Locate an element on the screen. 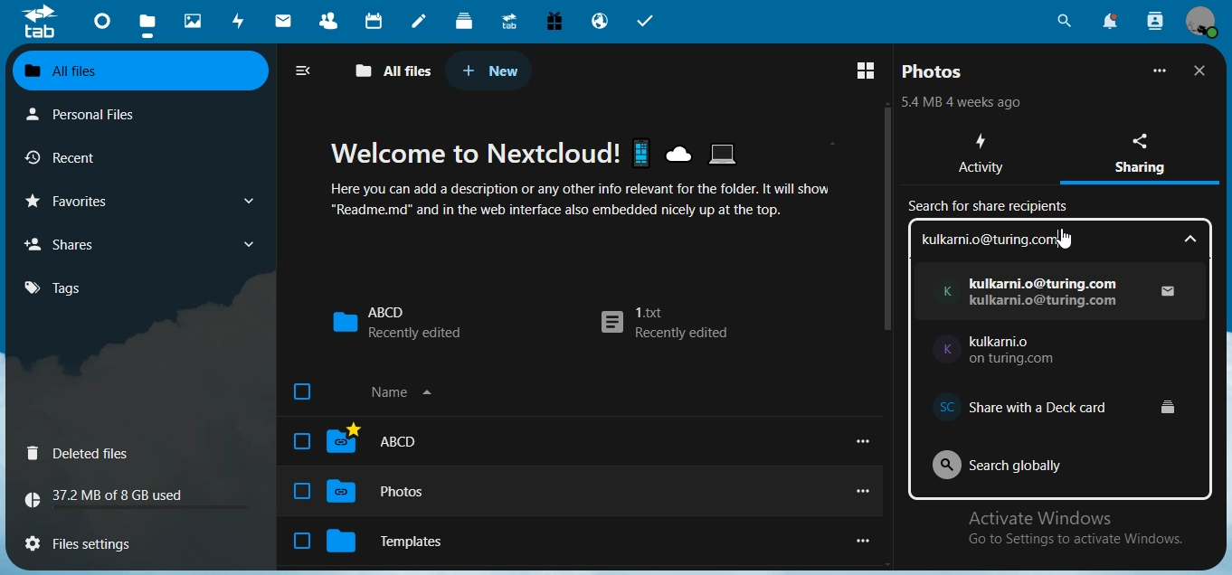  tasks is located at coordinates (647, 22).